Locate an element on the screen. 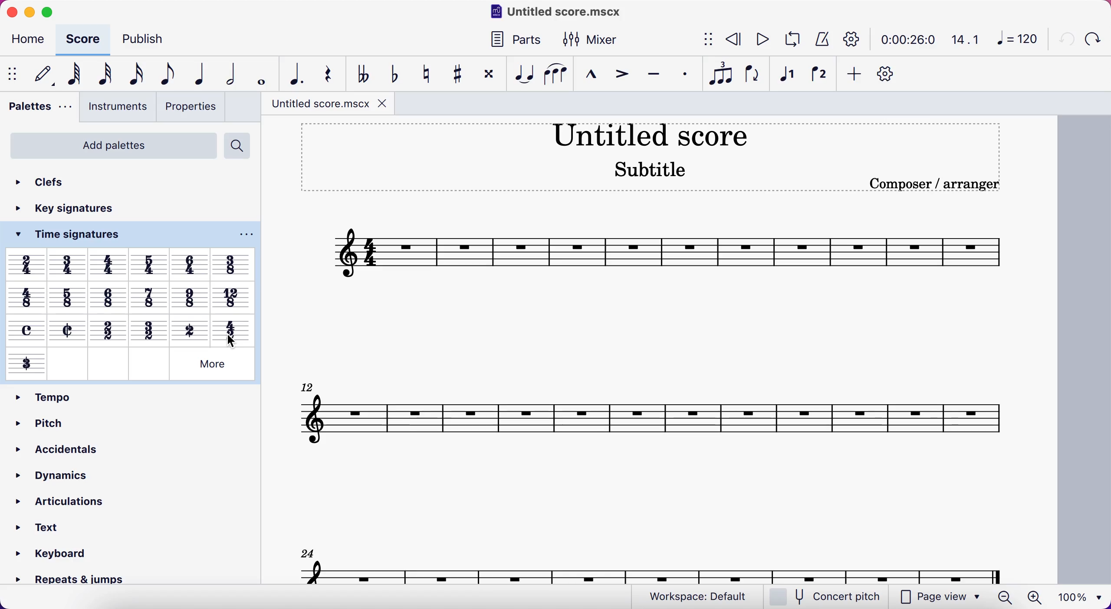  cursor is located at coordinates (230, 340).